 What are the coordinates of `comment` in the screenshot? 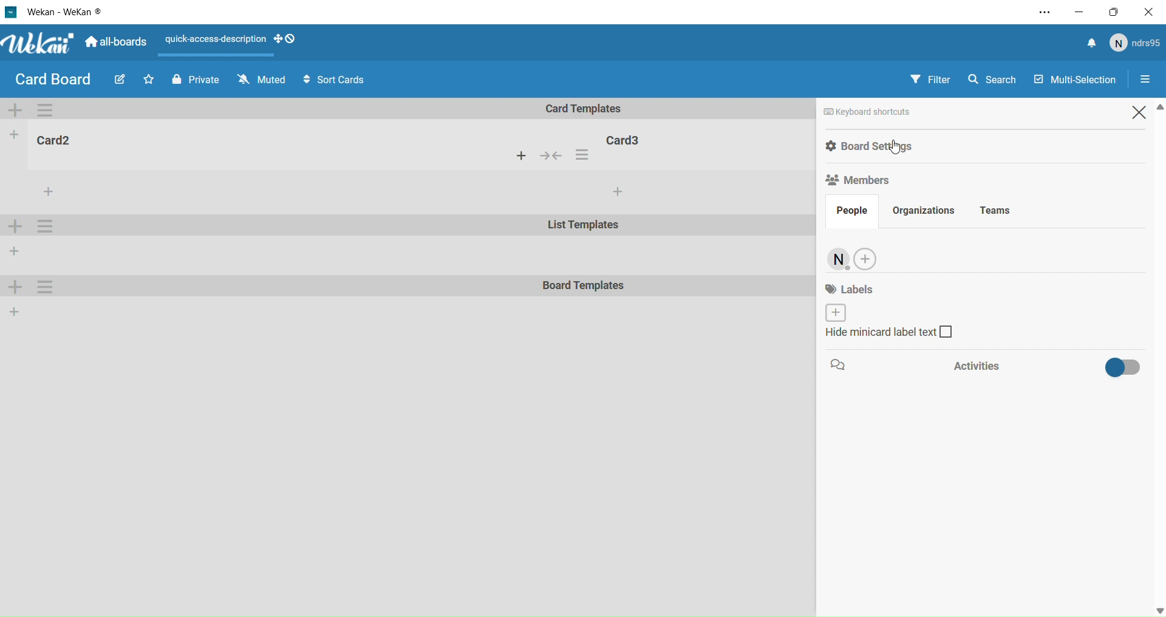 It's located at (841, 366).